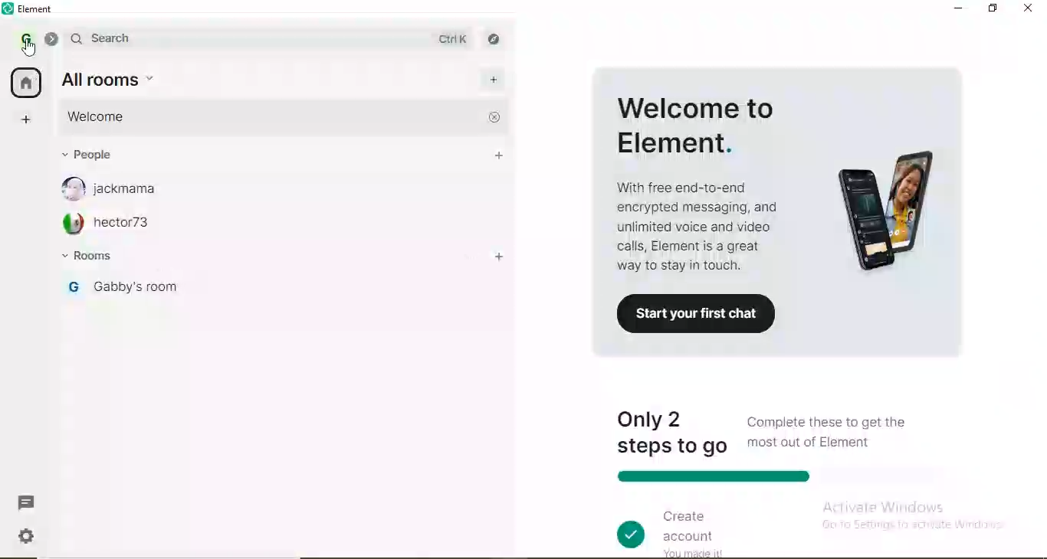 The image size is (1047, 559). Describe the element at coordinates (208, 40) in the screenshot. I see `search bar` at that location.